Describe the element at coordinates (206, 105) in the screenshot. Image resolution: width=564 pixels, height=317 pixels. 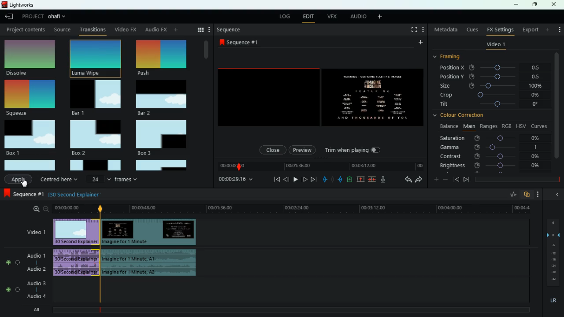
I see `vertical scroll bar` at that location.